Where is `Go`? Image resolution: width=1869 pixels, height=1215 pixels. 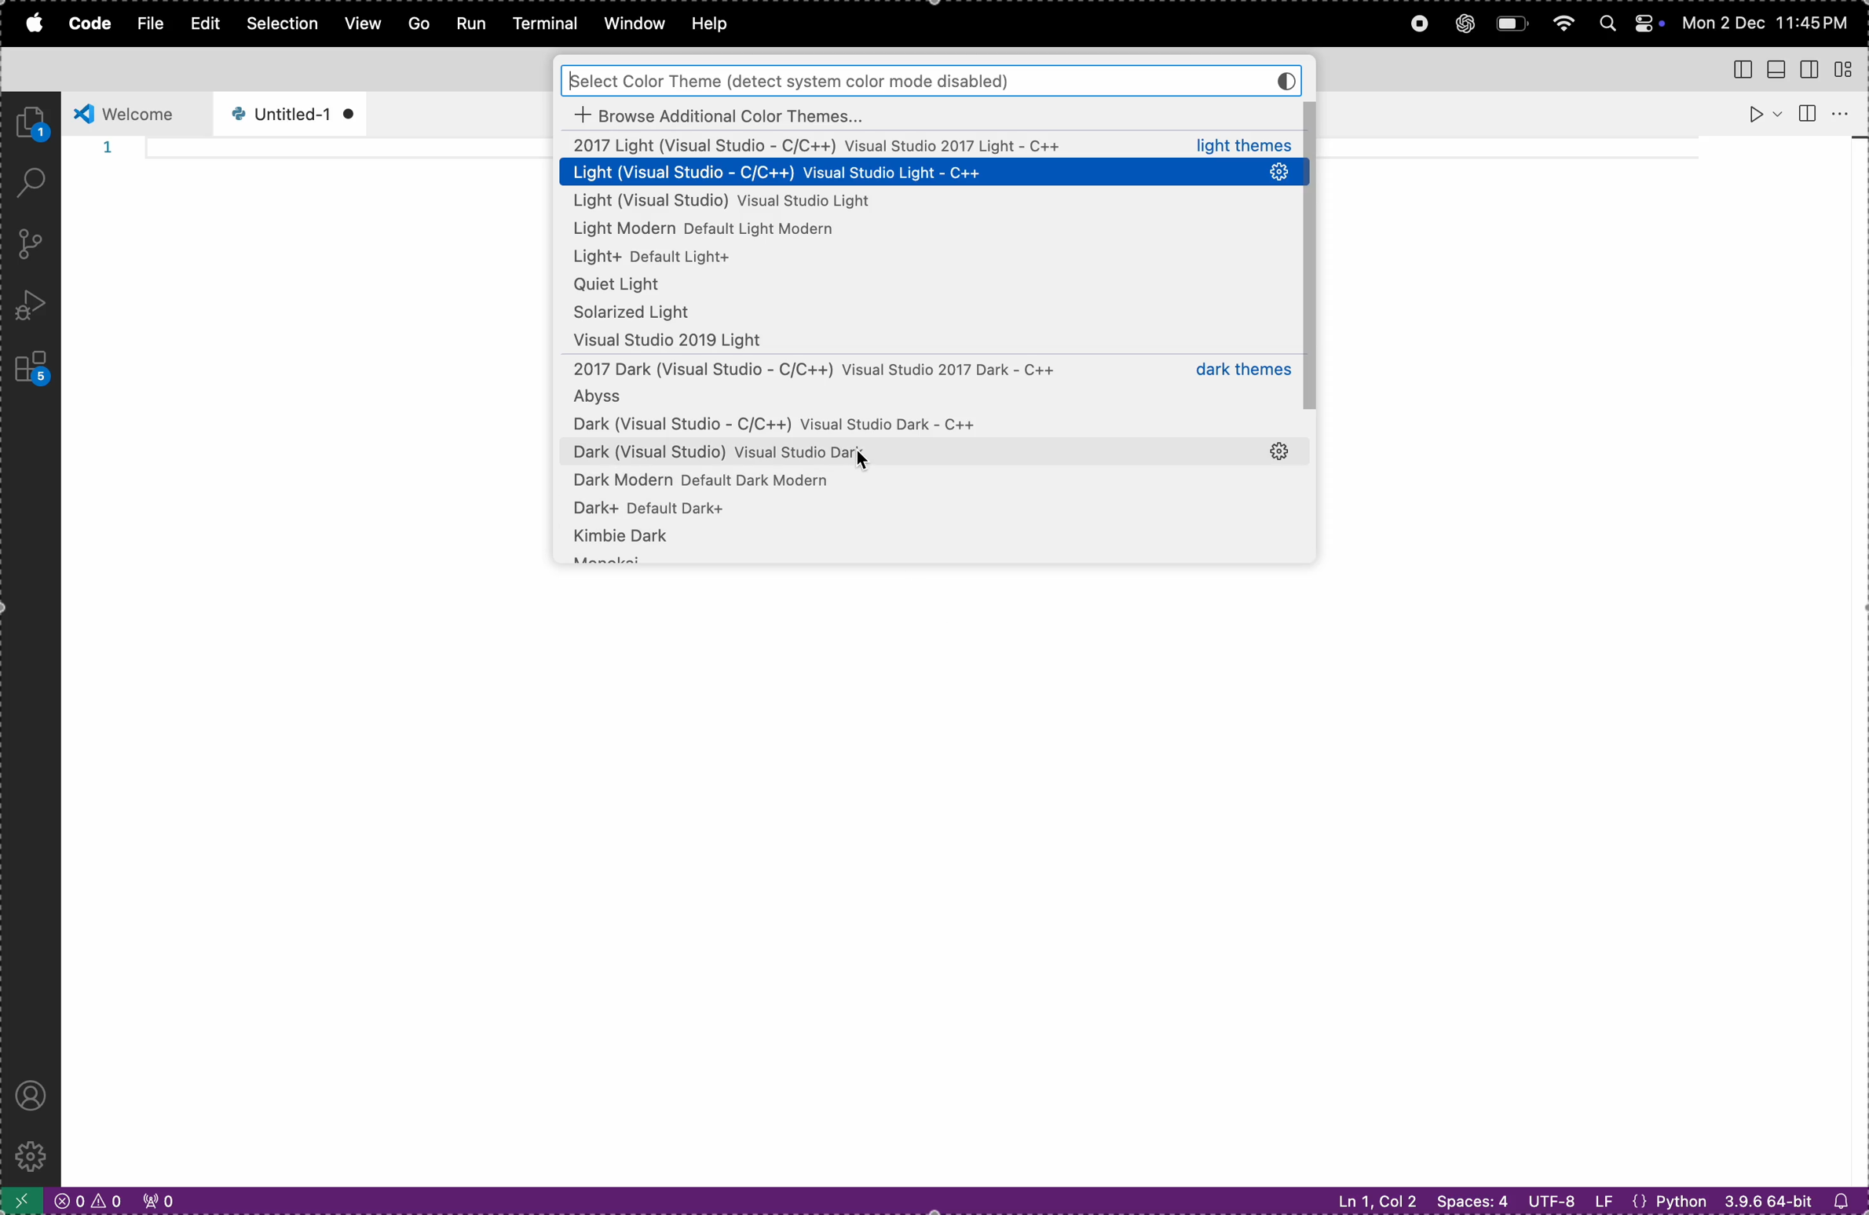
Go is located at coordinates (415, 22).